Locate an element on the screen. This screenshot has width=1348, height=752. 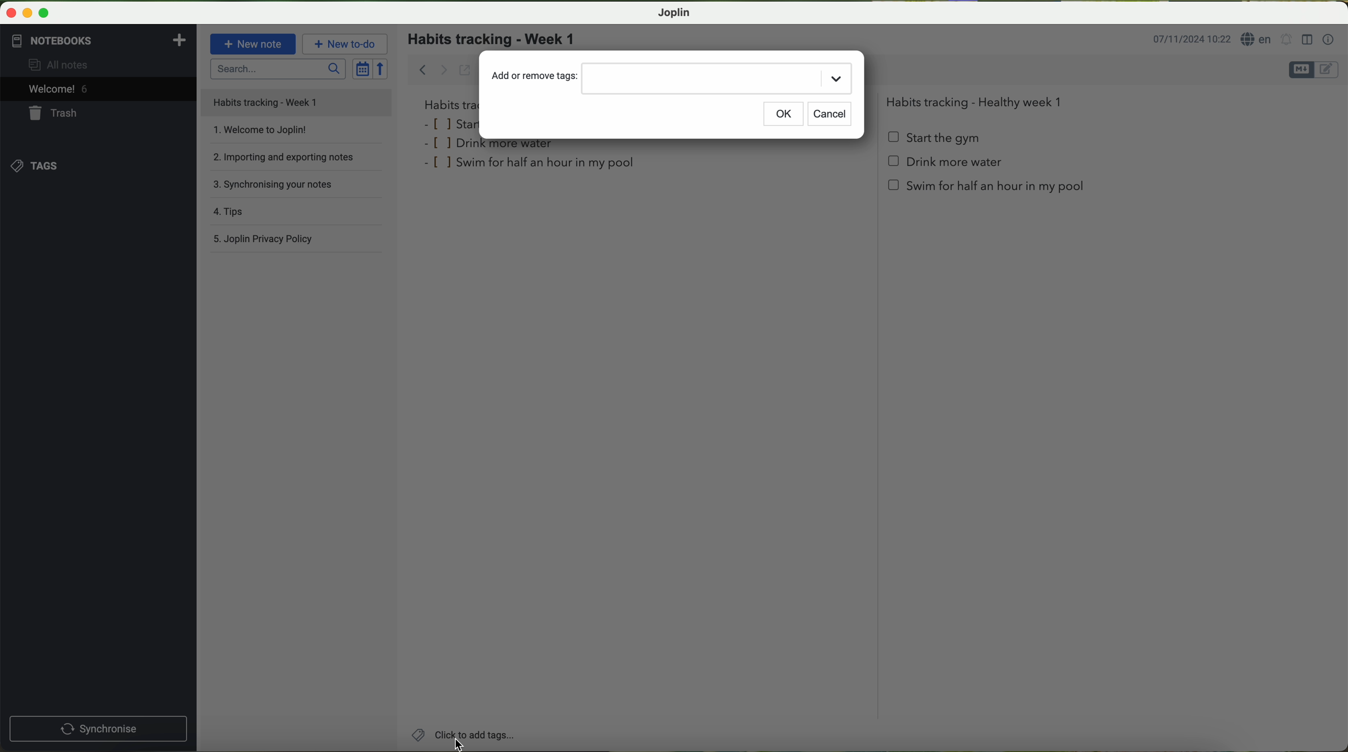
habits tra is located at coordinates (449, 105).